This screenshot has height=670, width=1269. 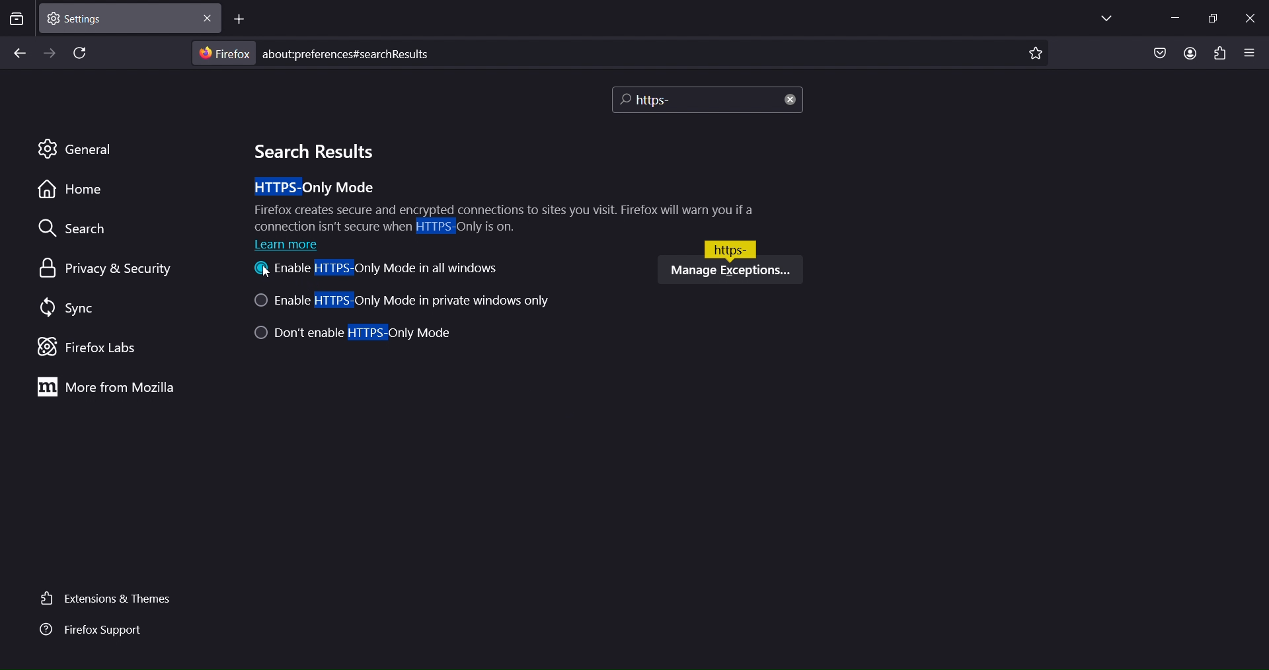 What do you see at coordinates (113, 268) in the screenshot?
I see `privacy & security` at bounding box center [113, 268].